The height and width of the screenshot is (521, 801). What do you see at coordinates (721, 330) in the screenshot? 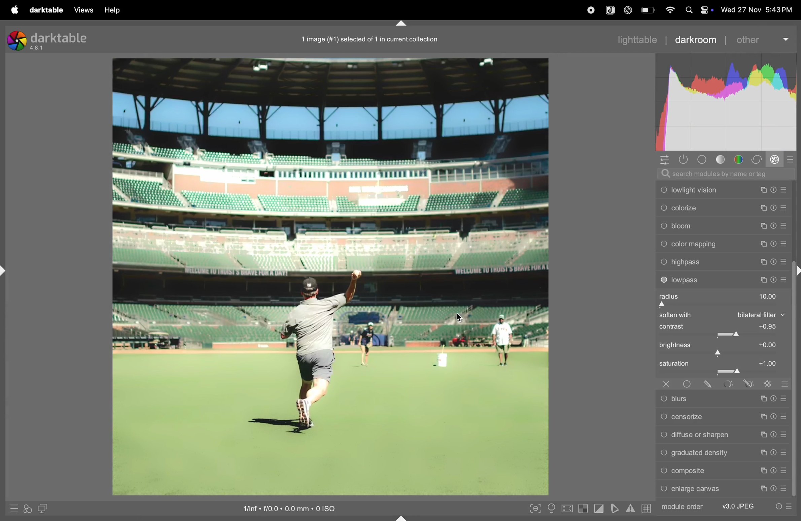
I see `contrast` at bounding box center [721, 330].